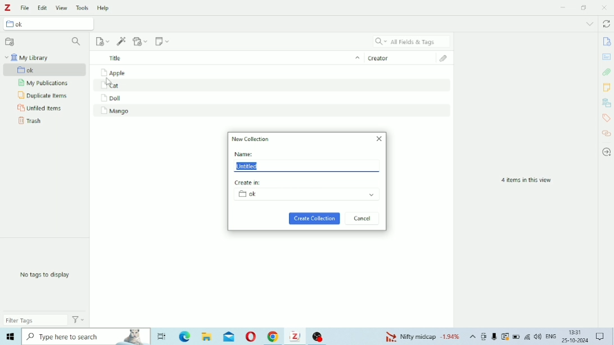  Describe the element at coordinates (473, 337) in the screenshot. I see `Show hidden icons` at that location.